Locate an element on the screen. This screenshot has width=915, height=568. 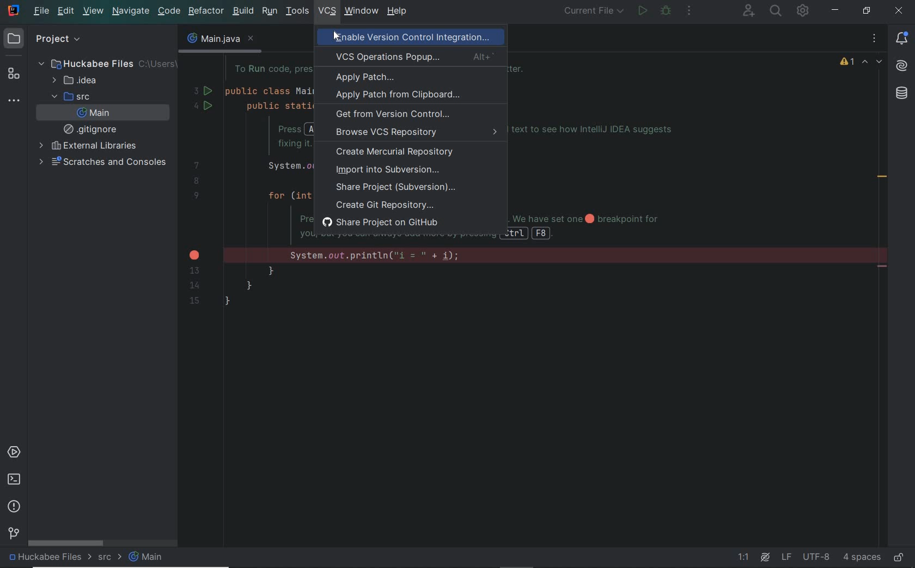
share project on Github is located at coordinates (387, 223).